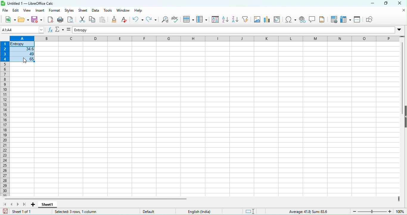  Describe the element at coordinates (69, 30) in the screenshot. I see `formula` at that location.